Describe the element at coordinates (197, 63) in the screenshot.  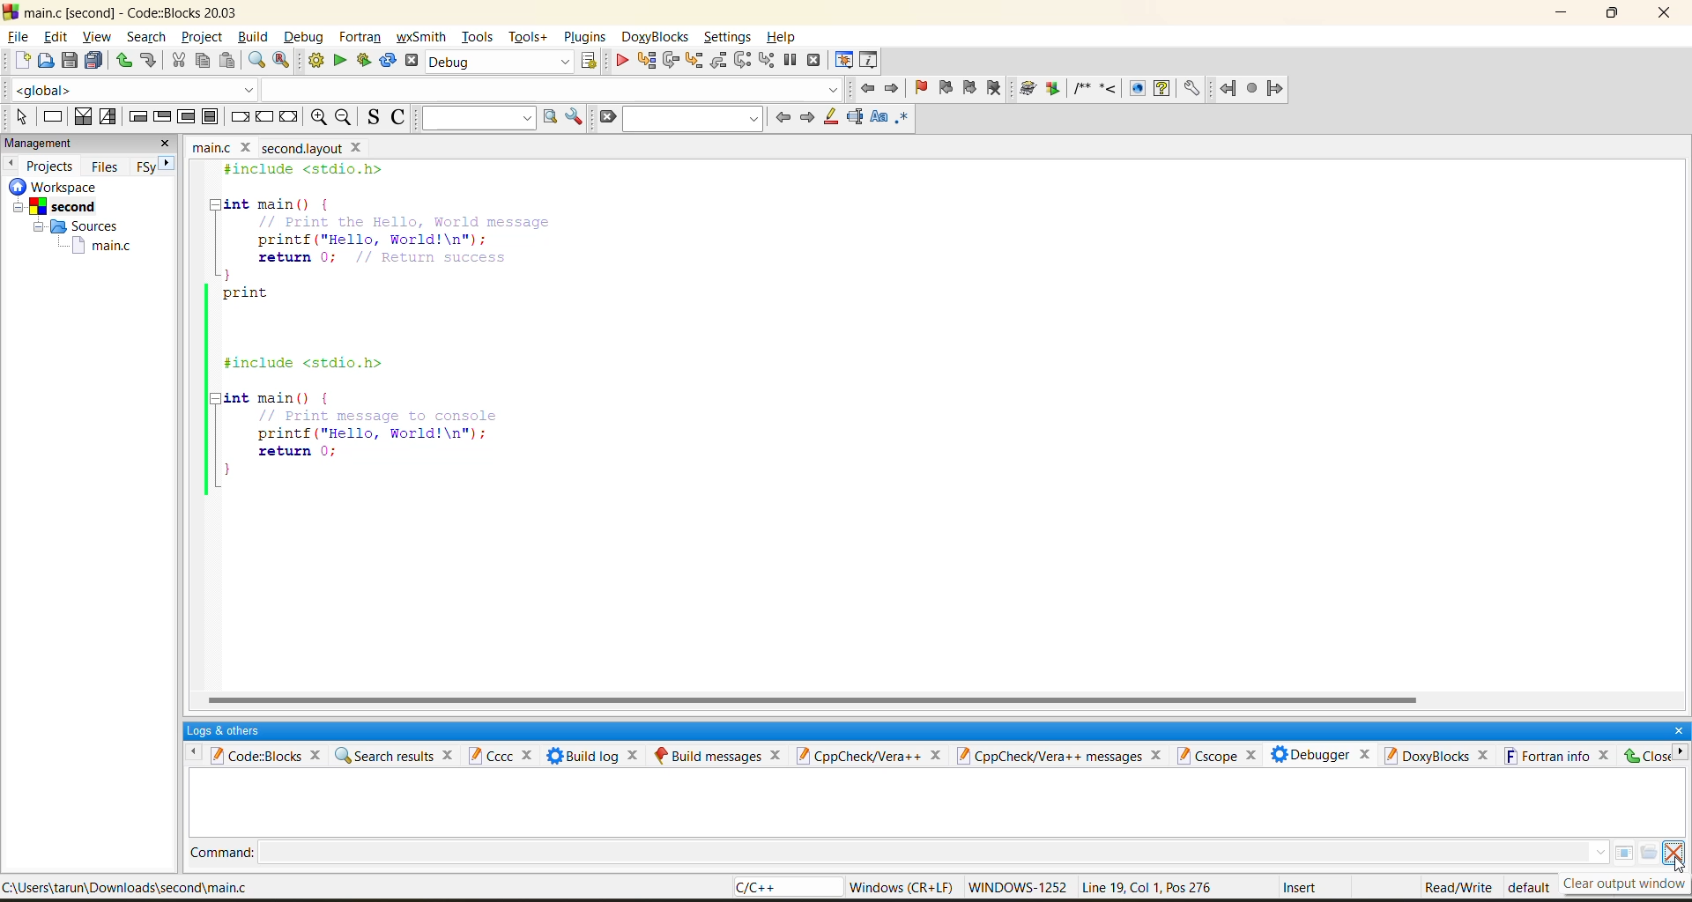
I see `copy` at that location.